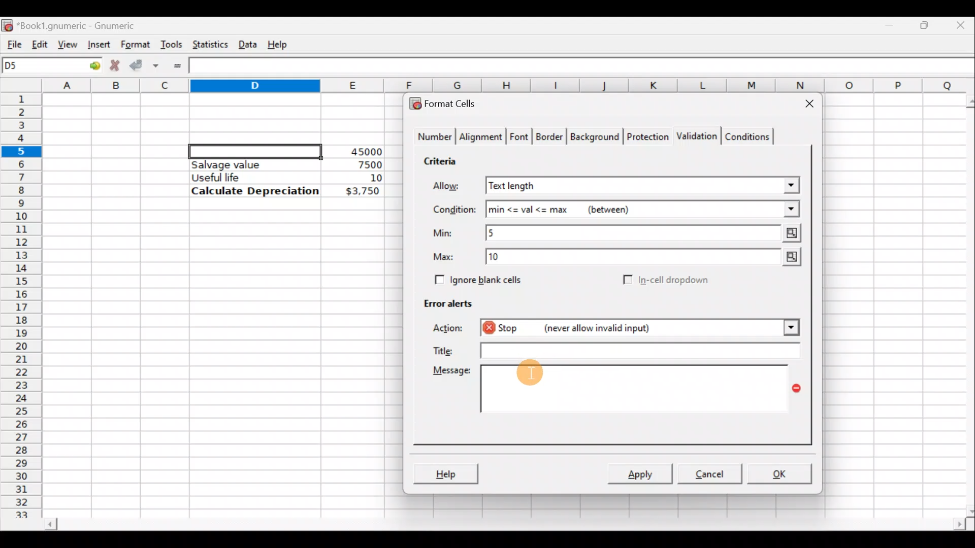 The width and height of the screenshot is (975, 548). What do you see at coordinates (11, 42) in the screenshot?
I see `File` at bounding box center [11, 42].